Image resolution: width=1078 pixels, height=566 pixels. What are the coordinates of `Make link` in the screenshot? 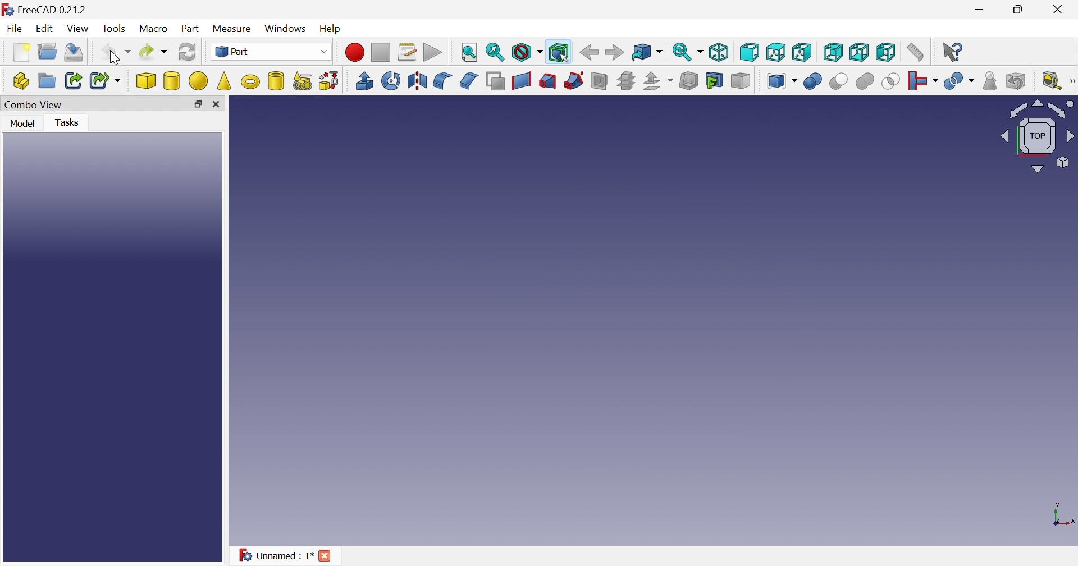 It's located at (74, 80).